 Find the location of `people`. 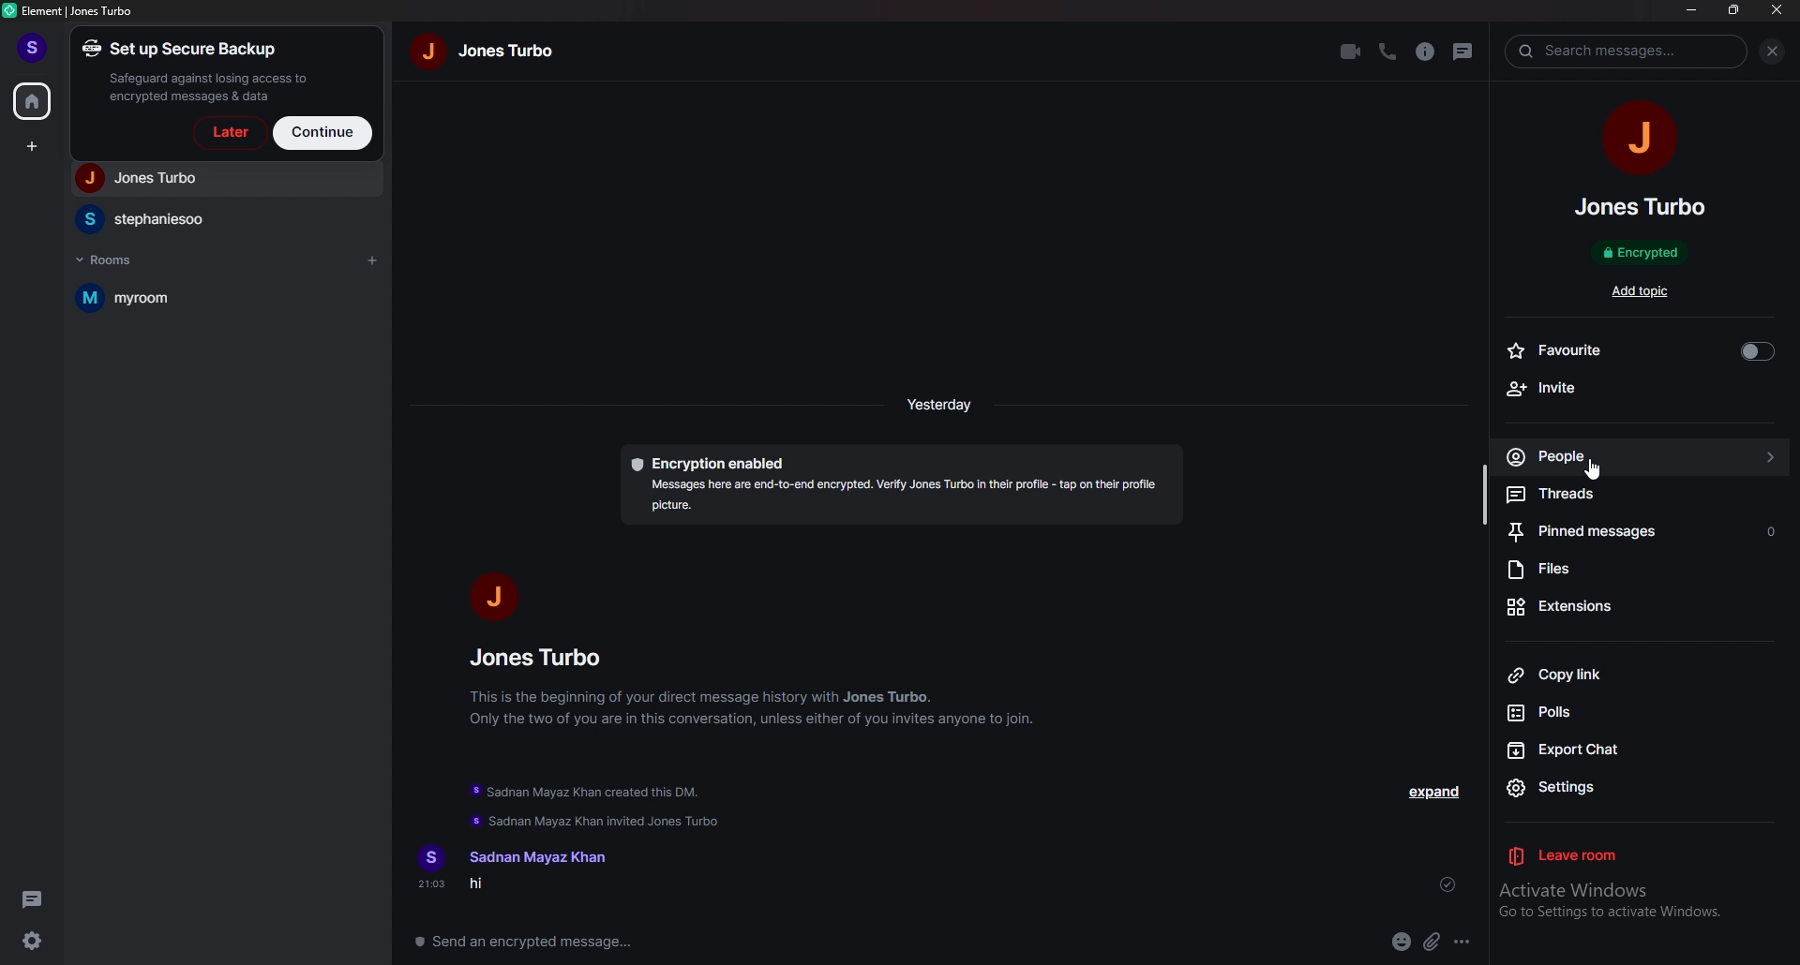

people is located at coordinates (1544, 455).